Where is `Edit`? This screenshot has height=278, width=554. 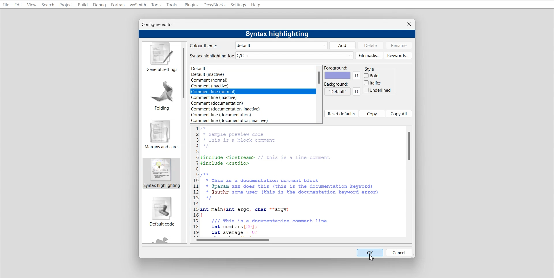 Edit is located at coordinates (18, 5).